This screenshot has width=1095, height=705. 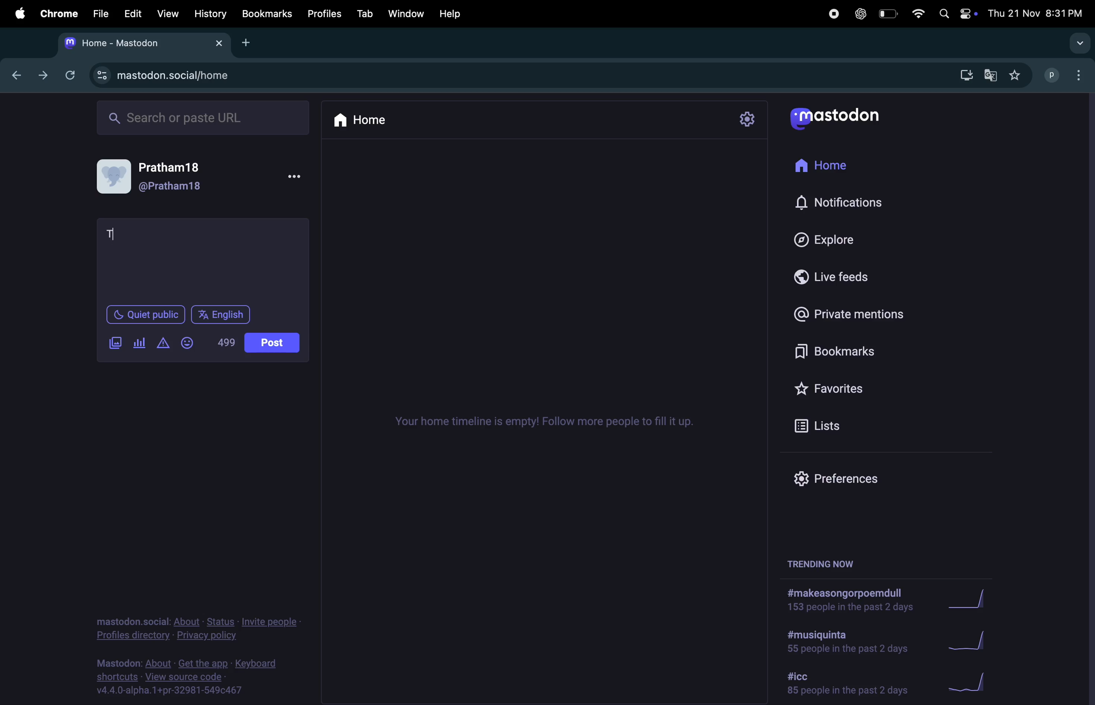 What do you see at coordinates (843, 202) in the screenshot?
I see `notifications` at bounding box center [843, 202].